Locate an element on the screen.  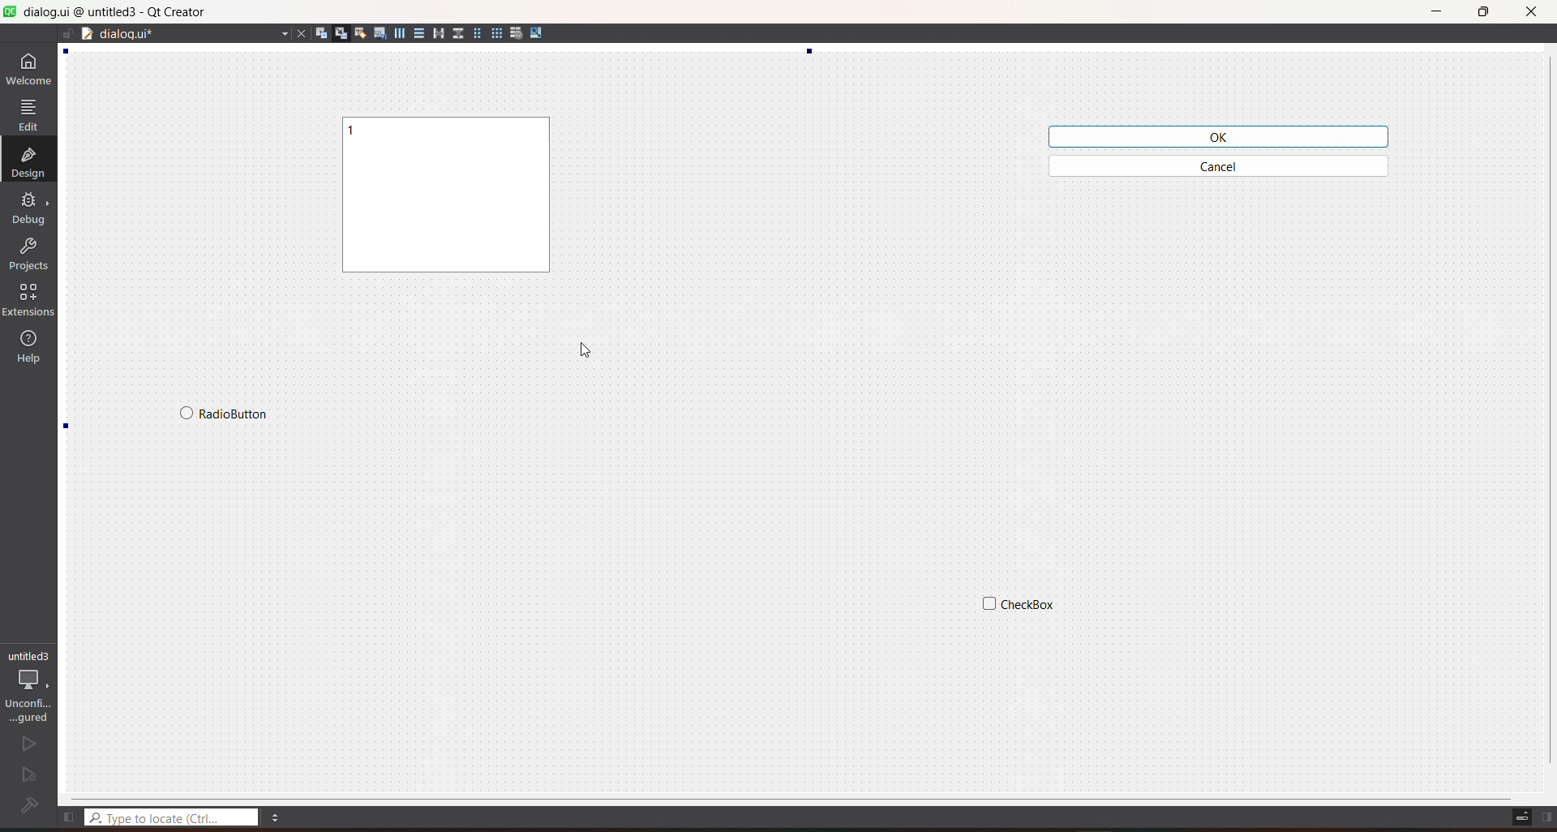
run file is located at coordinates (27, 743).